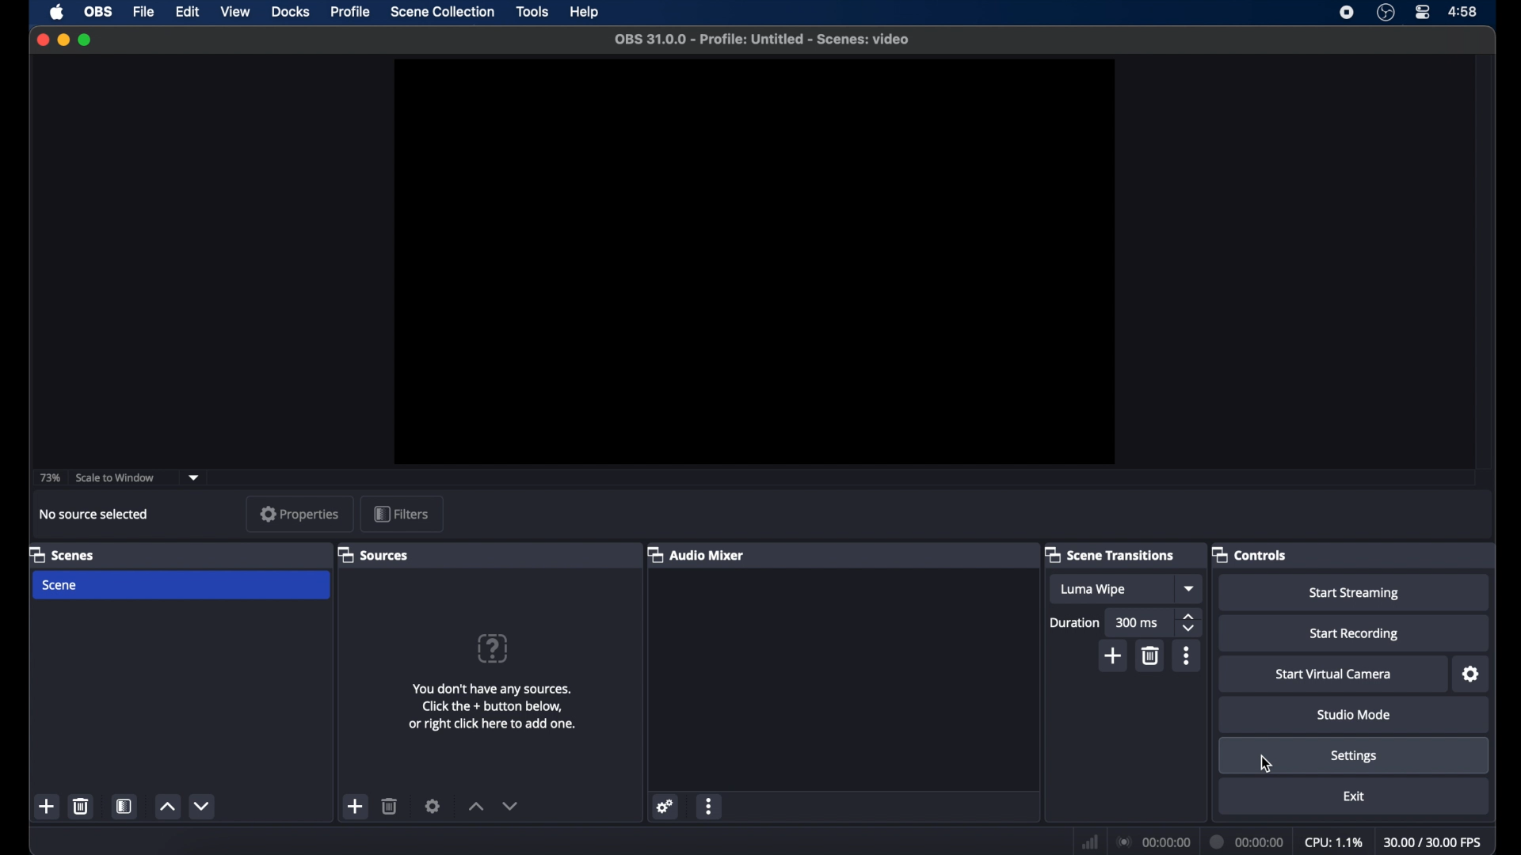 The width and height of the screenshot is (1521, 855). I want to click on 00:00:00, so click(1153, 842).